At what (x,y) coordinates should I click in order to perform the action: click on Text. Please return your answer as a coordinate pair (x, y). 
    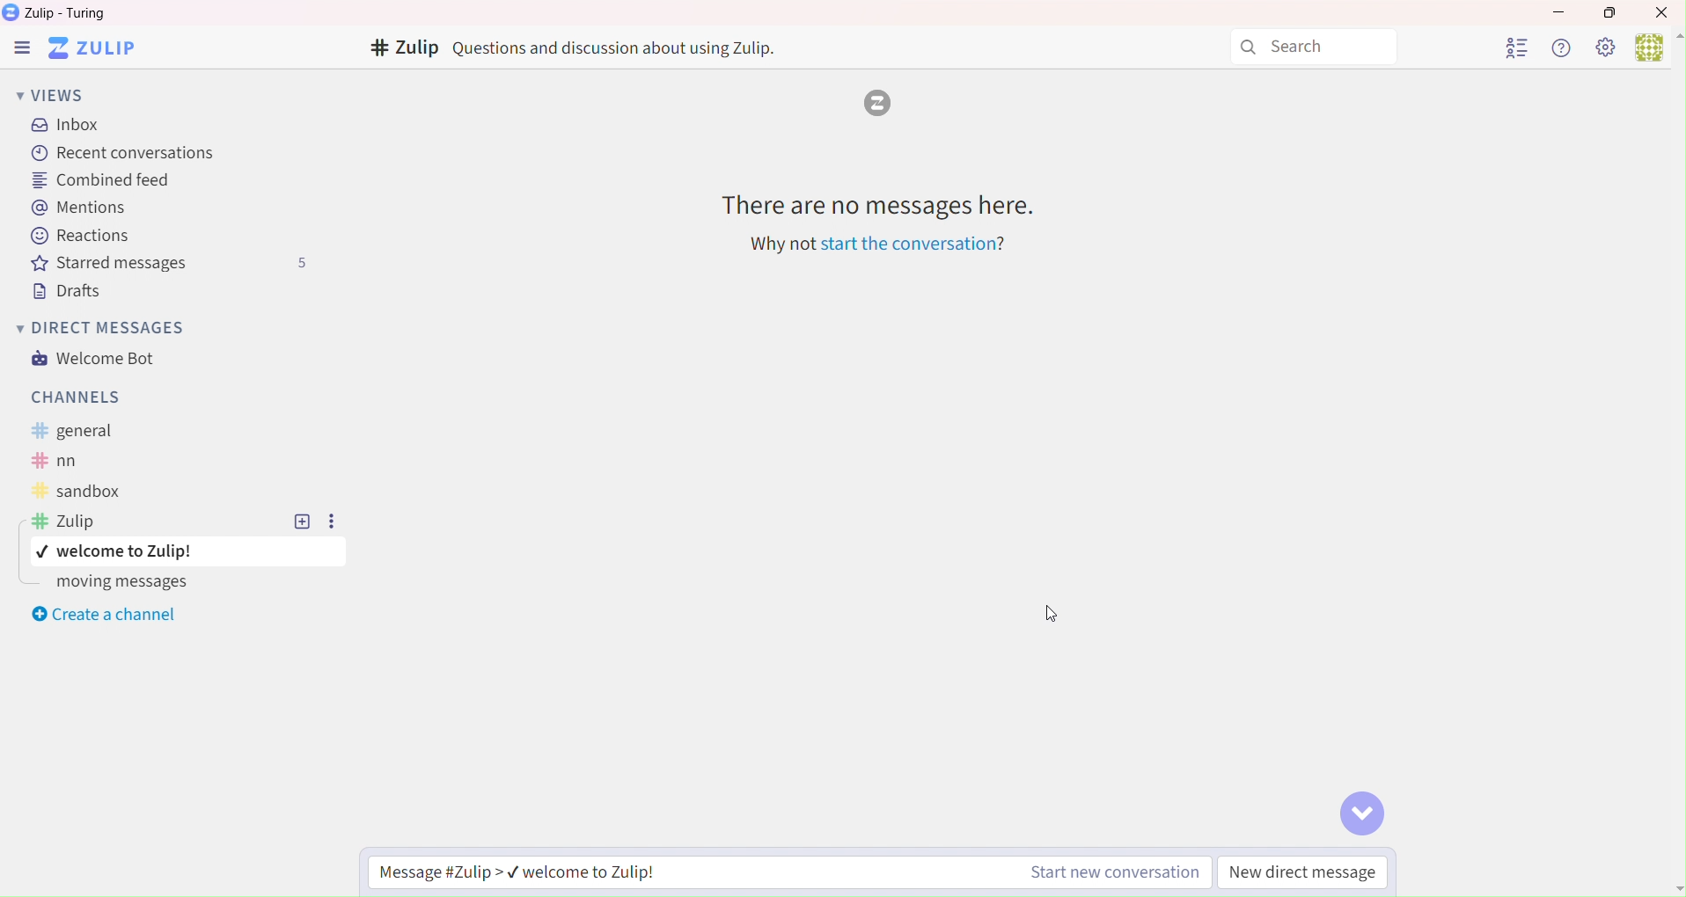
    Looking at the image, I should click on (77, 521).